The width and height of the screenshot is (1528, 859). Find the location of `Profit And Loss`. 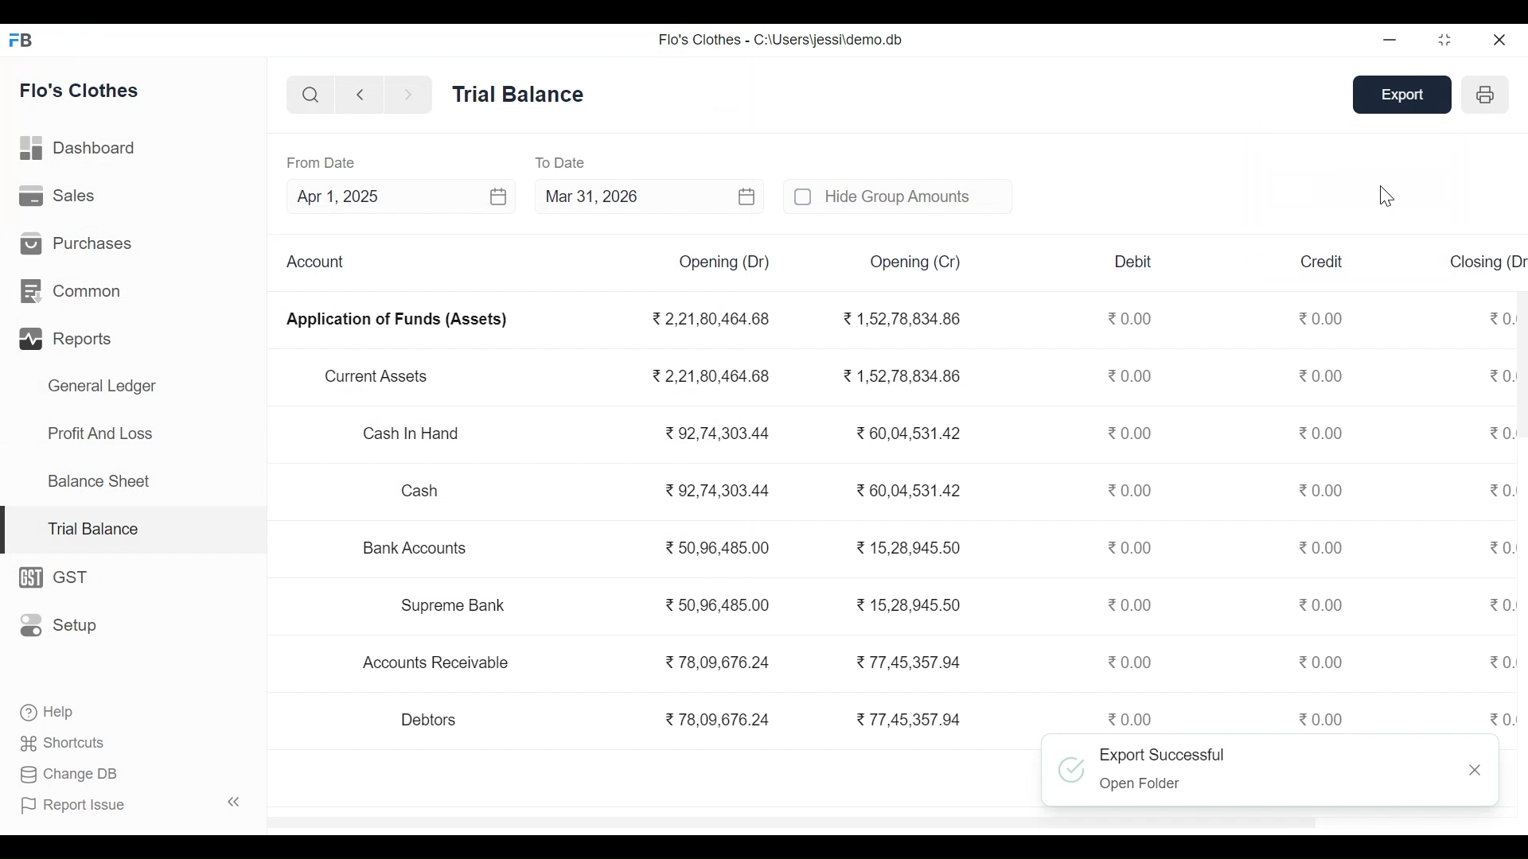

Profit And Loss is located at coordinates (101, 433).